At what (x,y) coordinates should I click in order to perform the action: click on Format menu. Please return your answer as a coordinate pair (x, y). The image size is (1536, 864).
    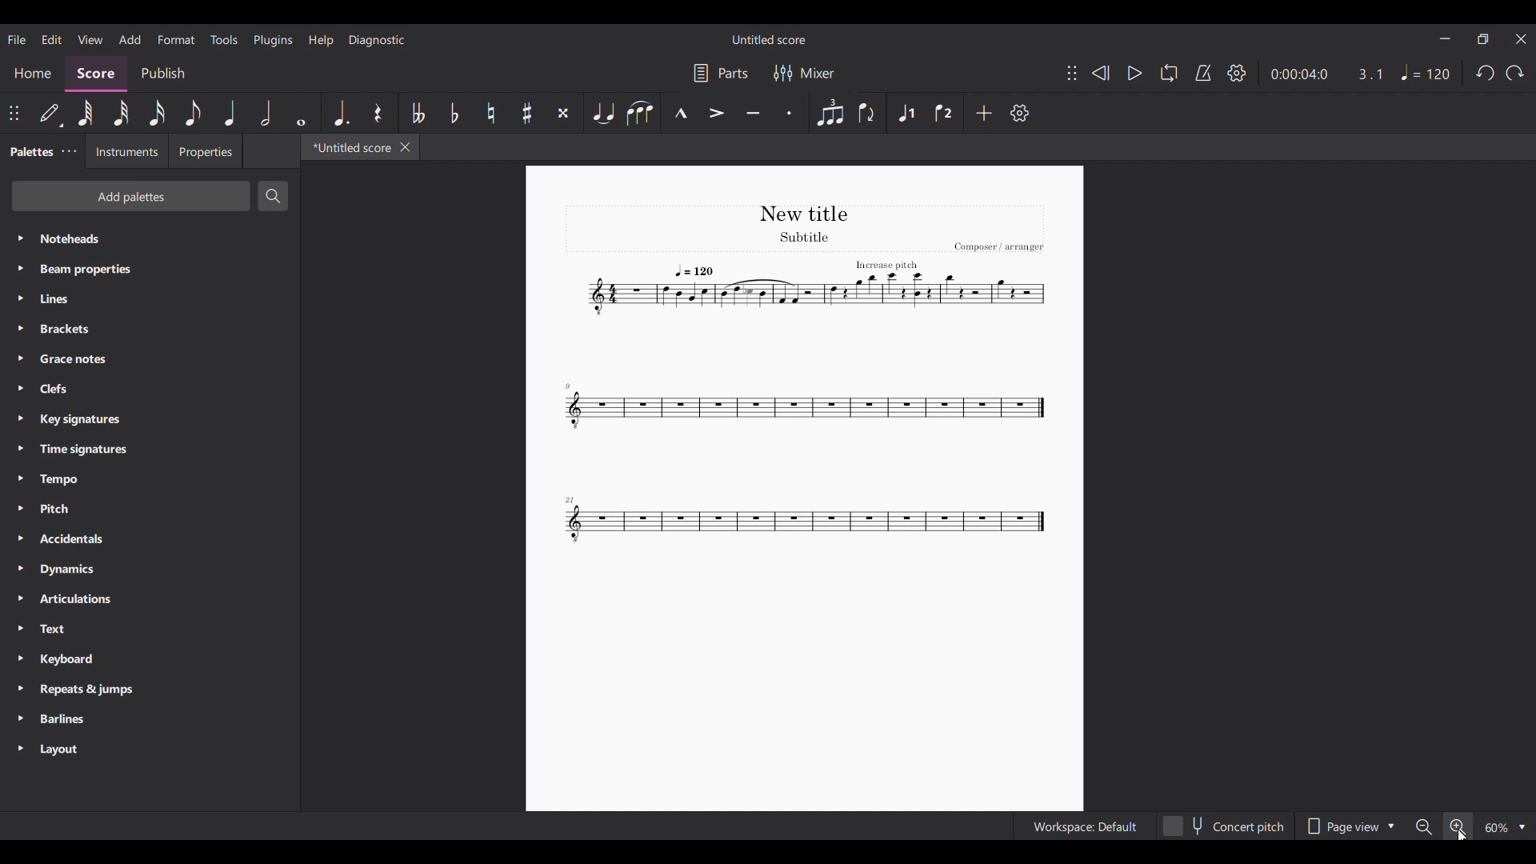
    Looking at the image, I should click on (177, 39).